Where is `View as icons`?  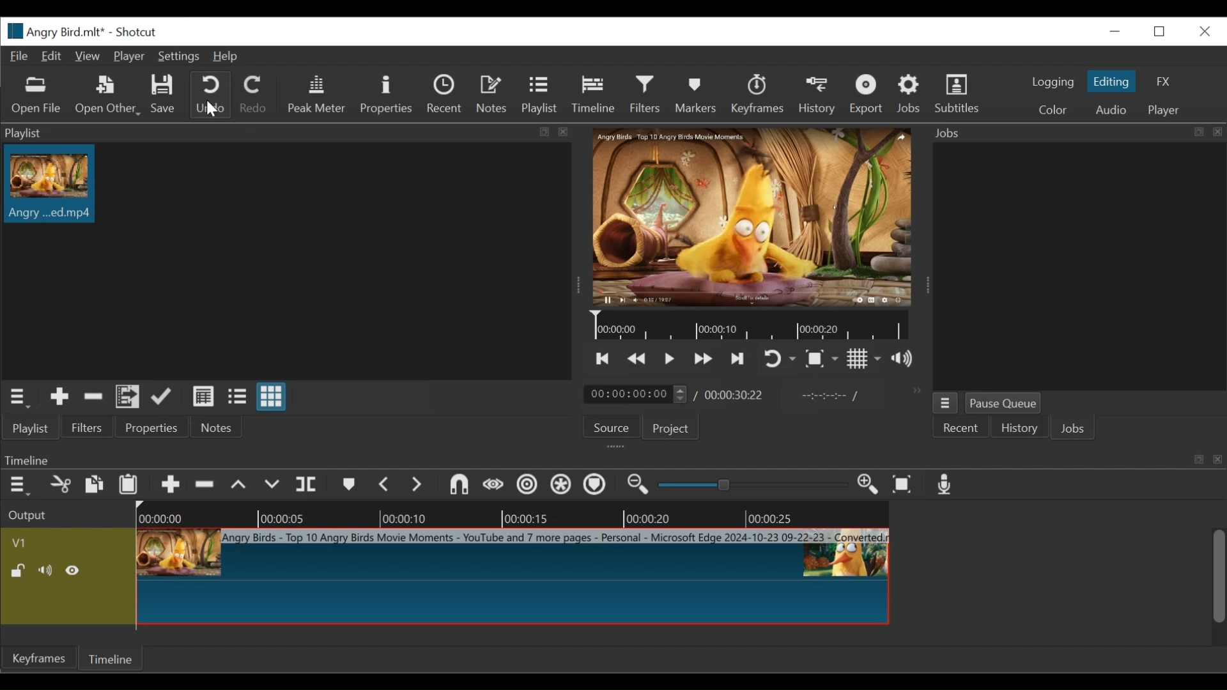 View as icons is located at coordinates (272, 395).